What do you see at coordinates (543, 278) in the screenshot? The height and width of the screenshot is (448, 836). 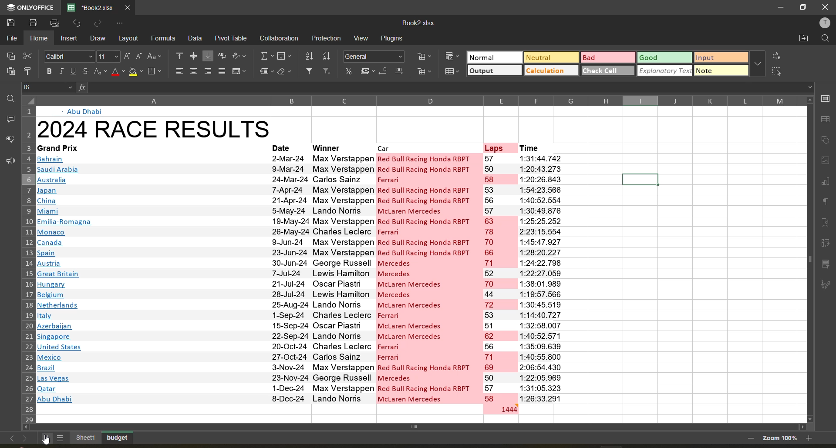 I see `time` at bounding box center [543, 278].